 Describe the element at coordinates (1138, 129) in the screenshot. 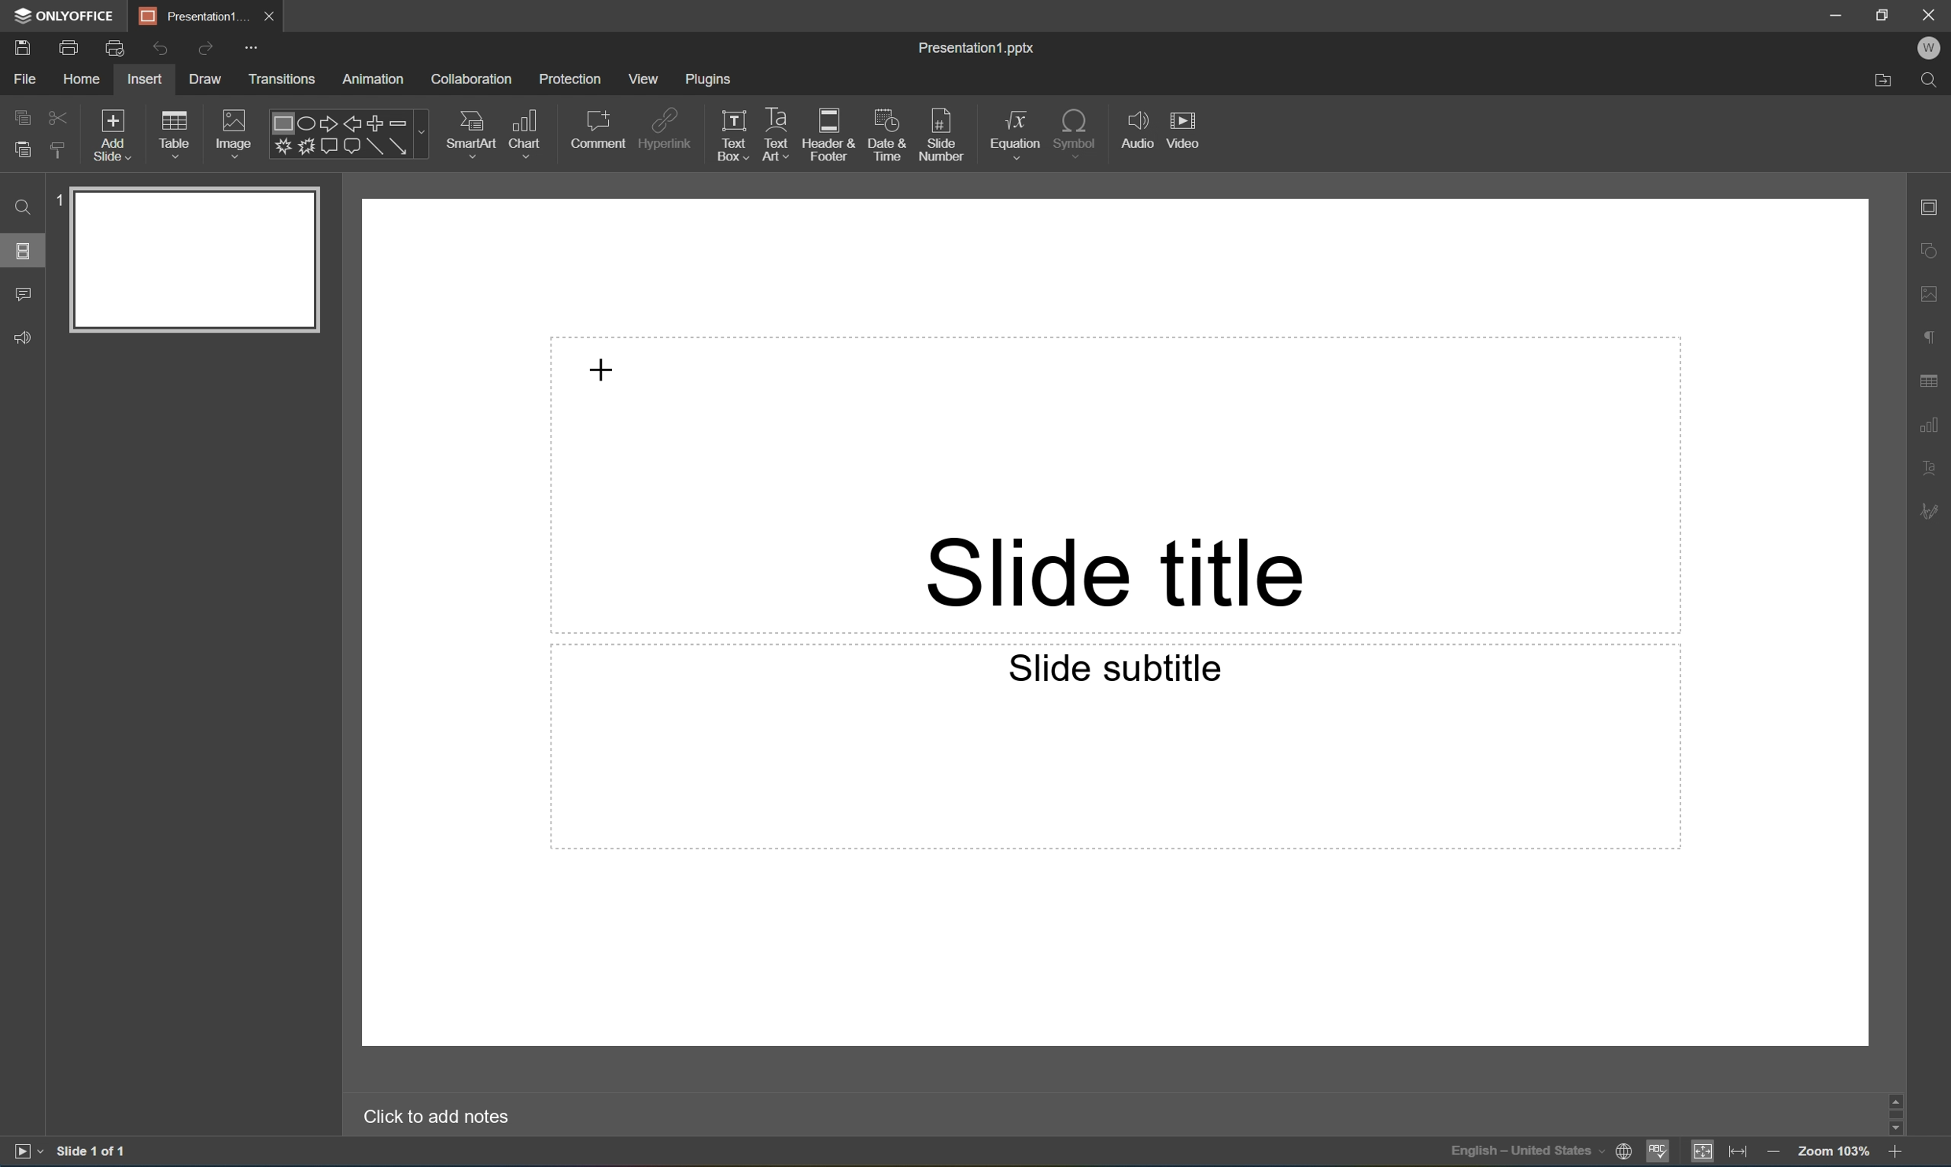

I see `Audio` at that location.